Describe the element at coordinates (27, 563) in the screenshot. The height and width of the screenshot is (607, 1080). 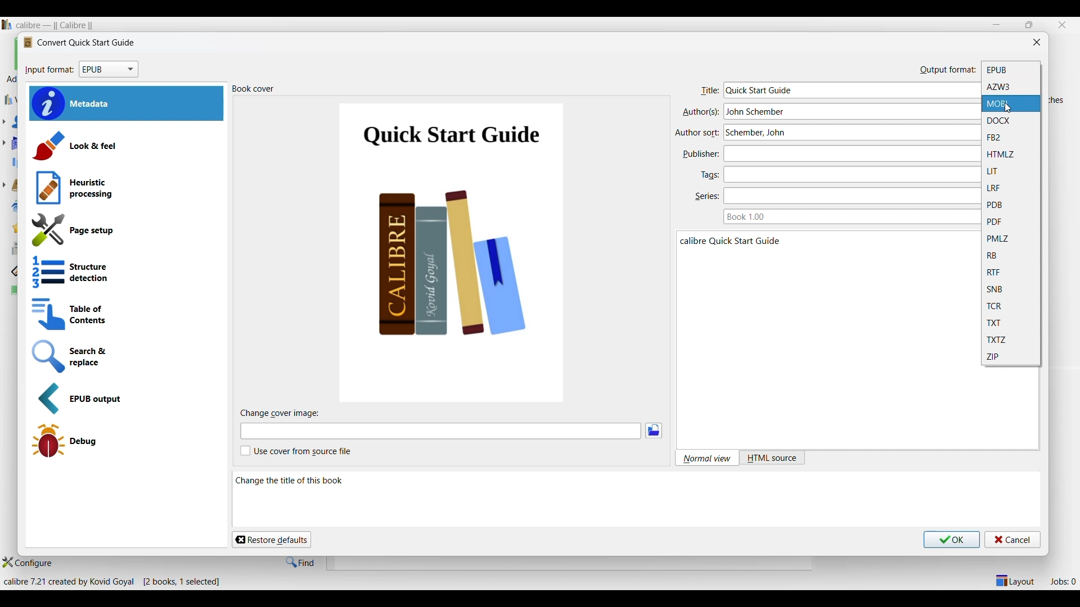
I see `Configure` at that location.